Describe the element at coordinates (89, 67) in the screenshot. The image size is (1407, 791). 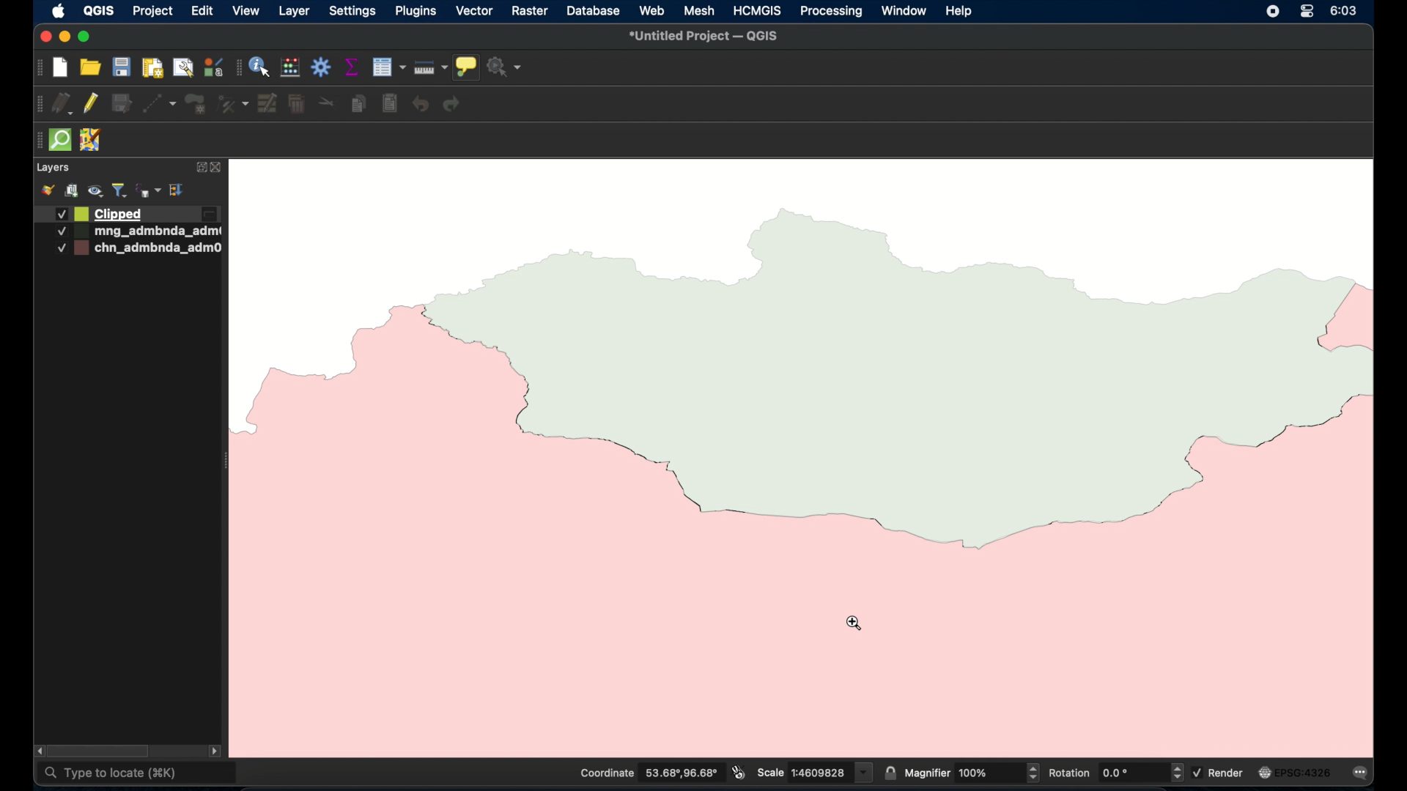
I see `open project` at that location.